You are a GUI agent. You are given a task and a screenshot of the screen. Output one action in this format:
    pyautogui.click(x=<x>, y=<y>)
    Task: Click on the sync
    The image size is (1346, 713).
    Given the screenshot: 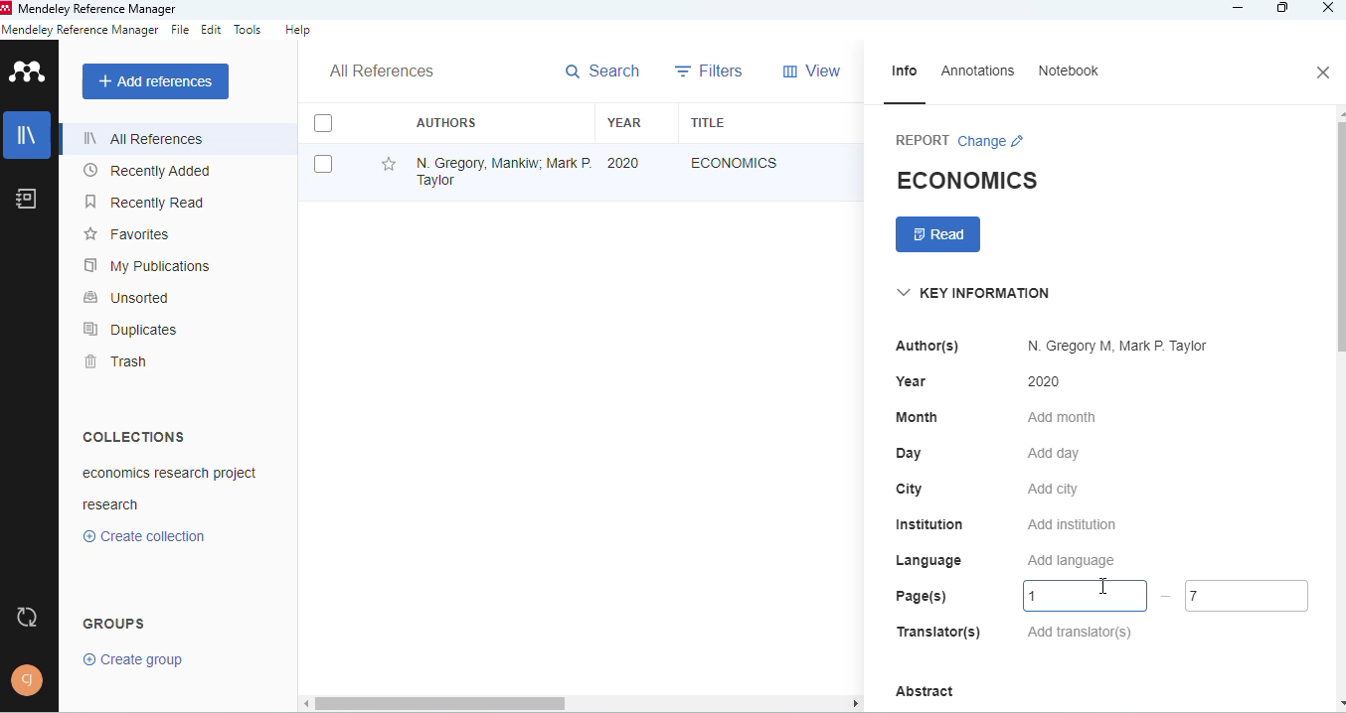 What is the action you would take?
    pyautogui.click(x=25, y=617)
    